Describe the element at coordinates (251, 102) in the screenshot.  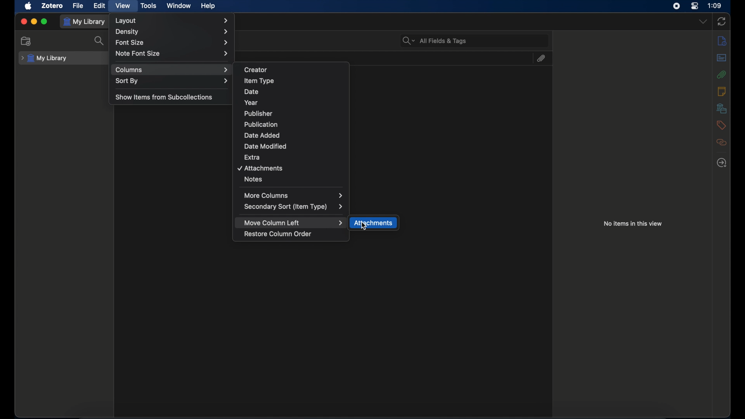
I see `year` at that location.